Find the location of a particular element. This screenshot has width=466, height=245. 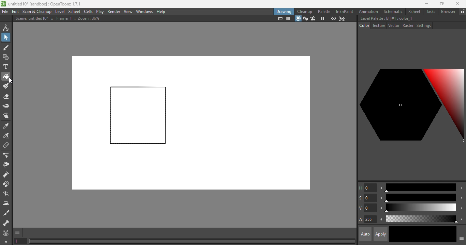

File is located at coordinates (5, 12).